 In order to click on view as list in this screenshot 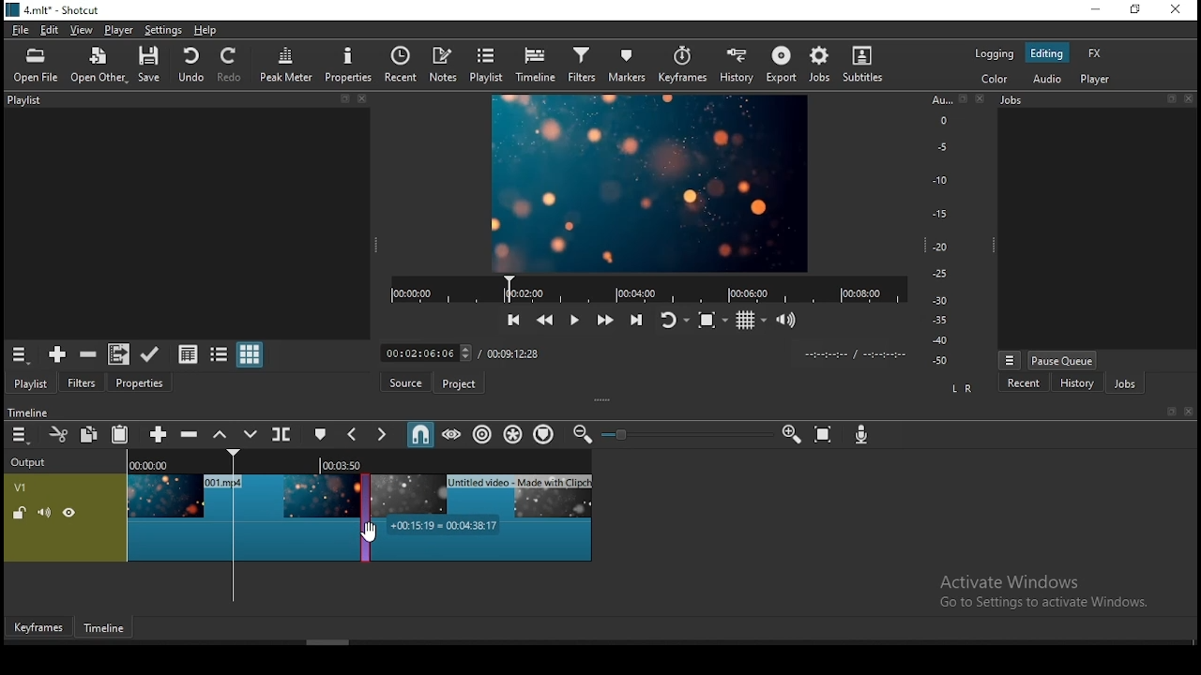, I will do `click(220, 353)`.